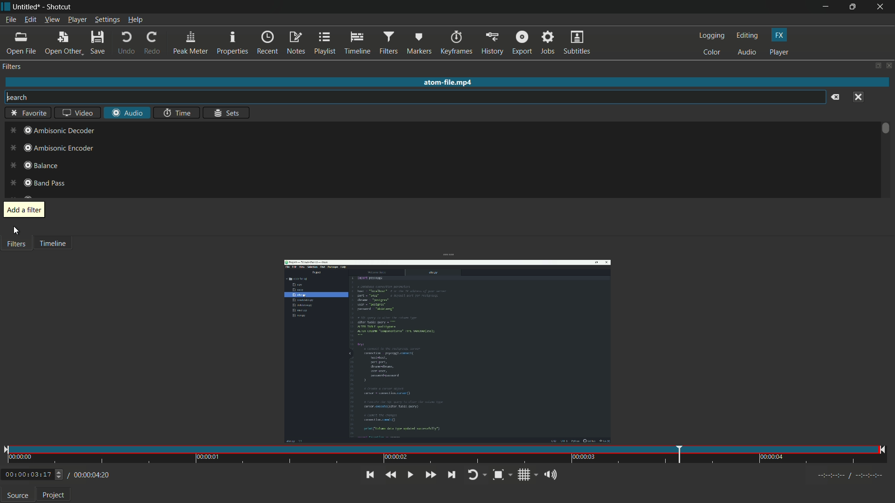  Describe the element at coordinates (712, 36) in the screenshot. I see `logging` at that location.